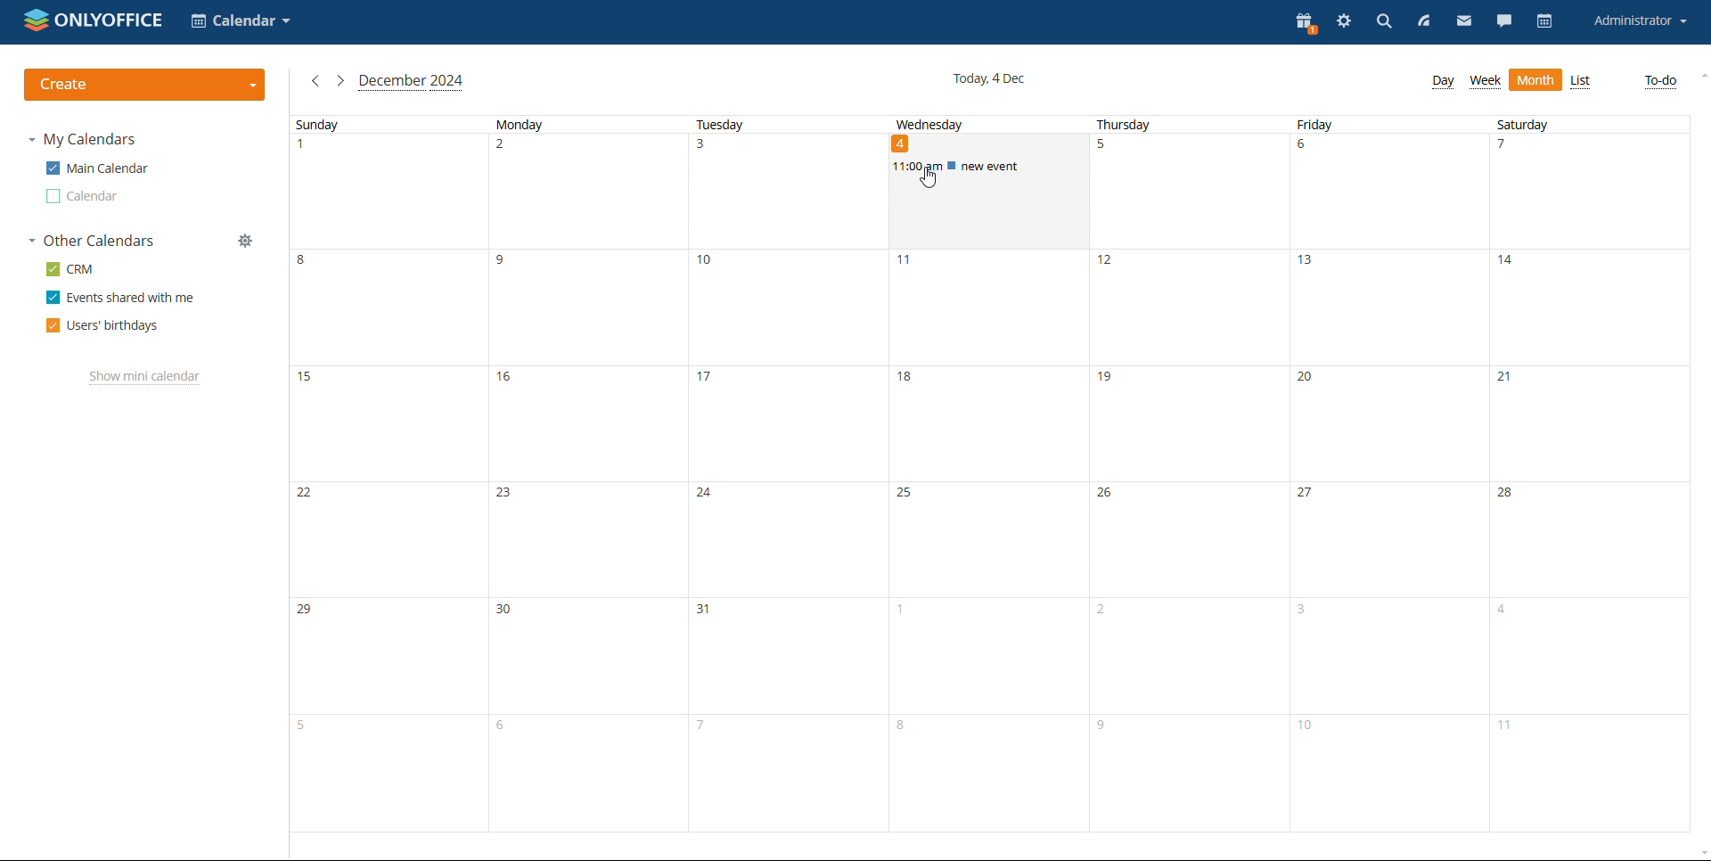 The width and height of the screenshot is (1711, 861). Describe the element at coordinates (92, 242) in the screenshot. I see `other calendars` at that location.